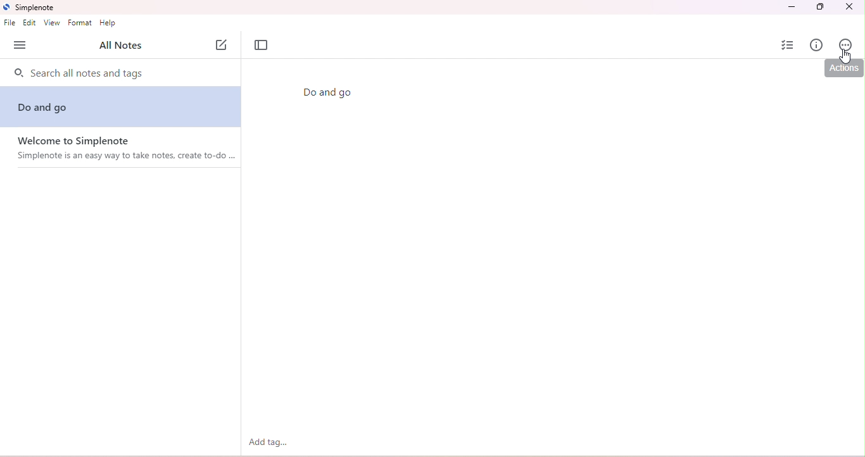  Describe the element at coordinates (820, 7) in the screenshot. I see `maximize` at that location.